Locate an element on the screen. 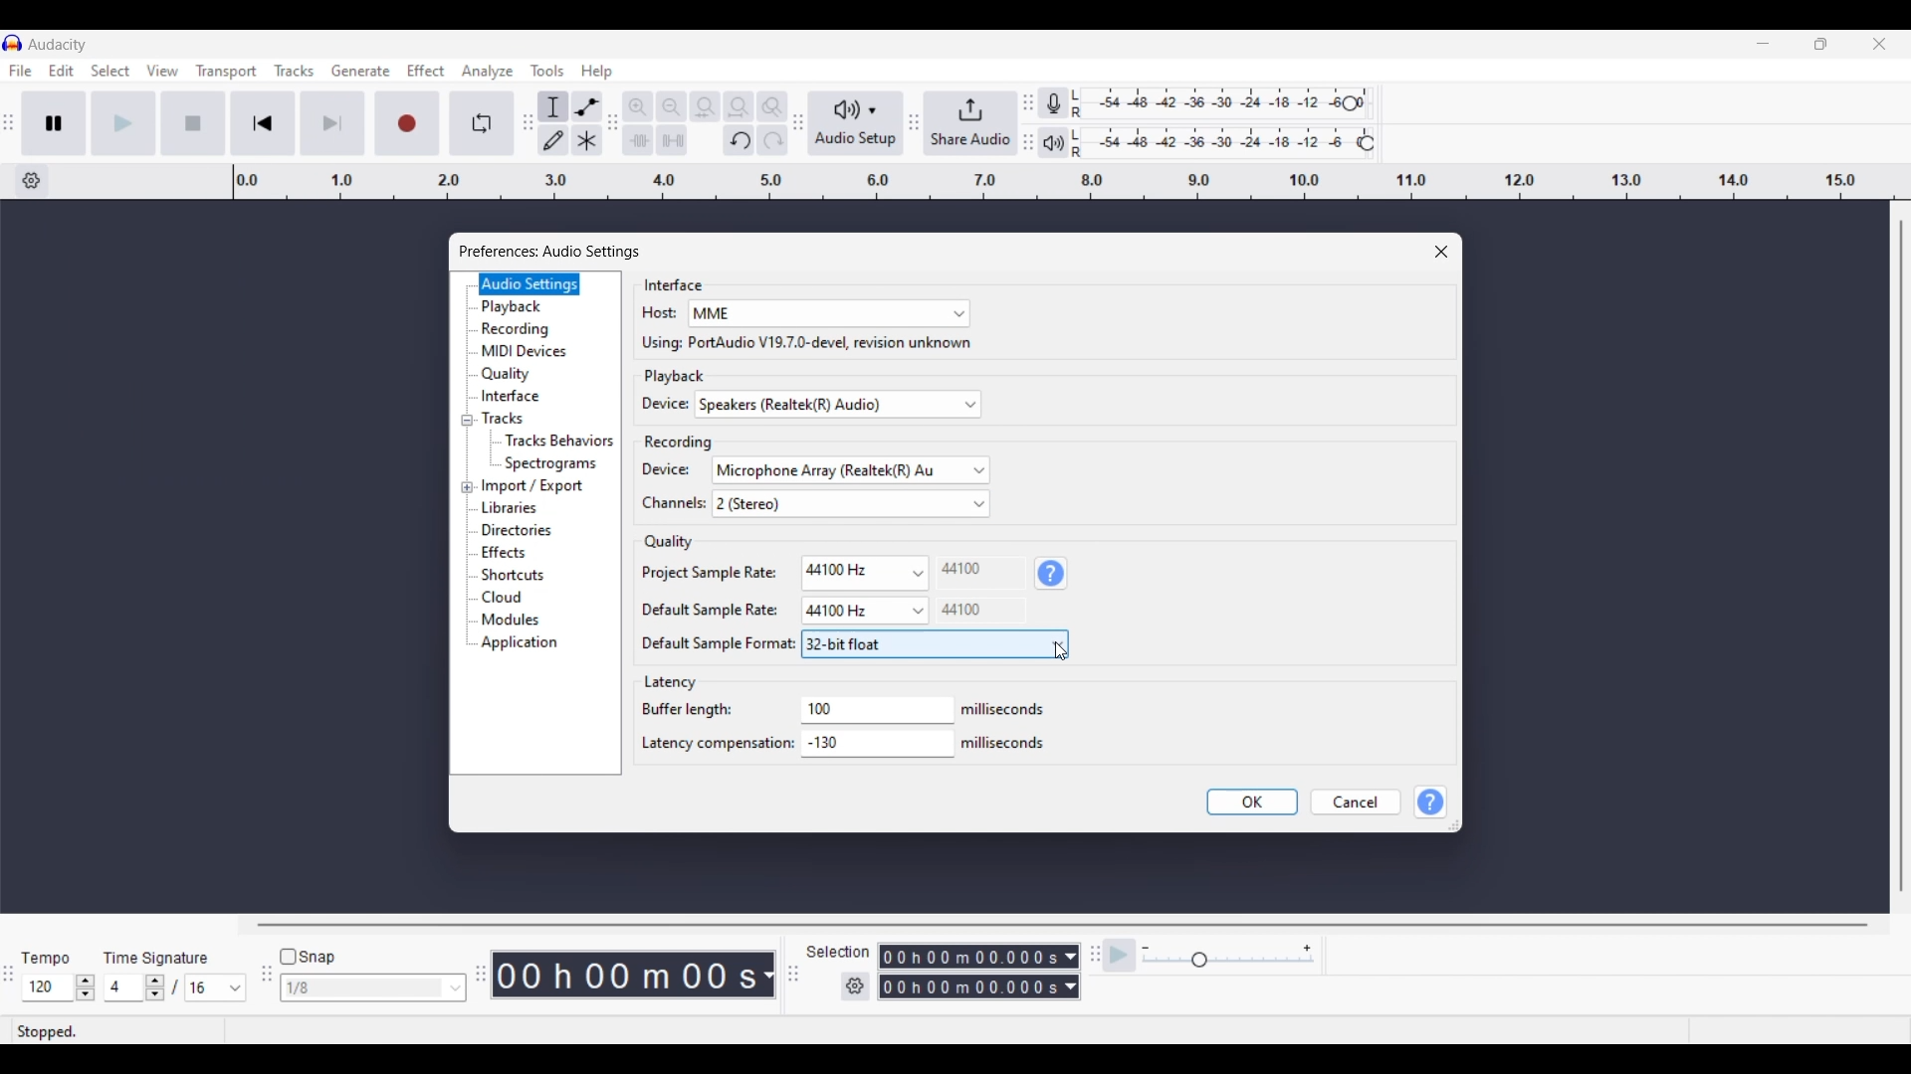 This screenshot has width=1911, height=1074. Recording is located at coordinates (674, 441).